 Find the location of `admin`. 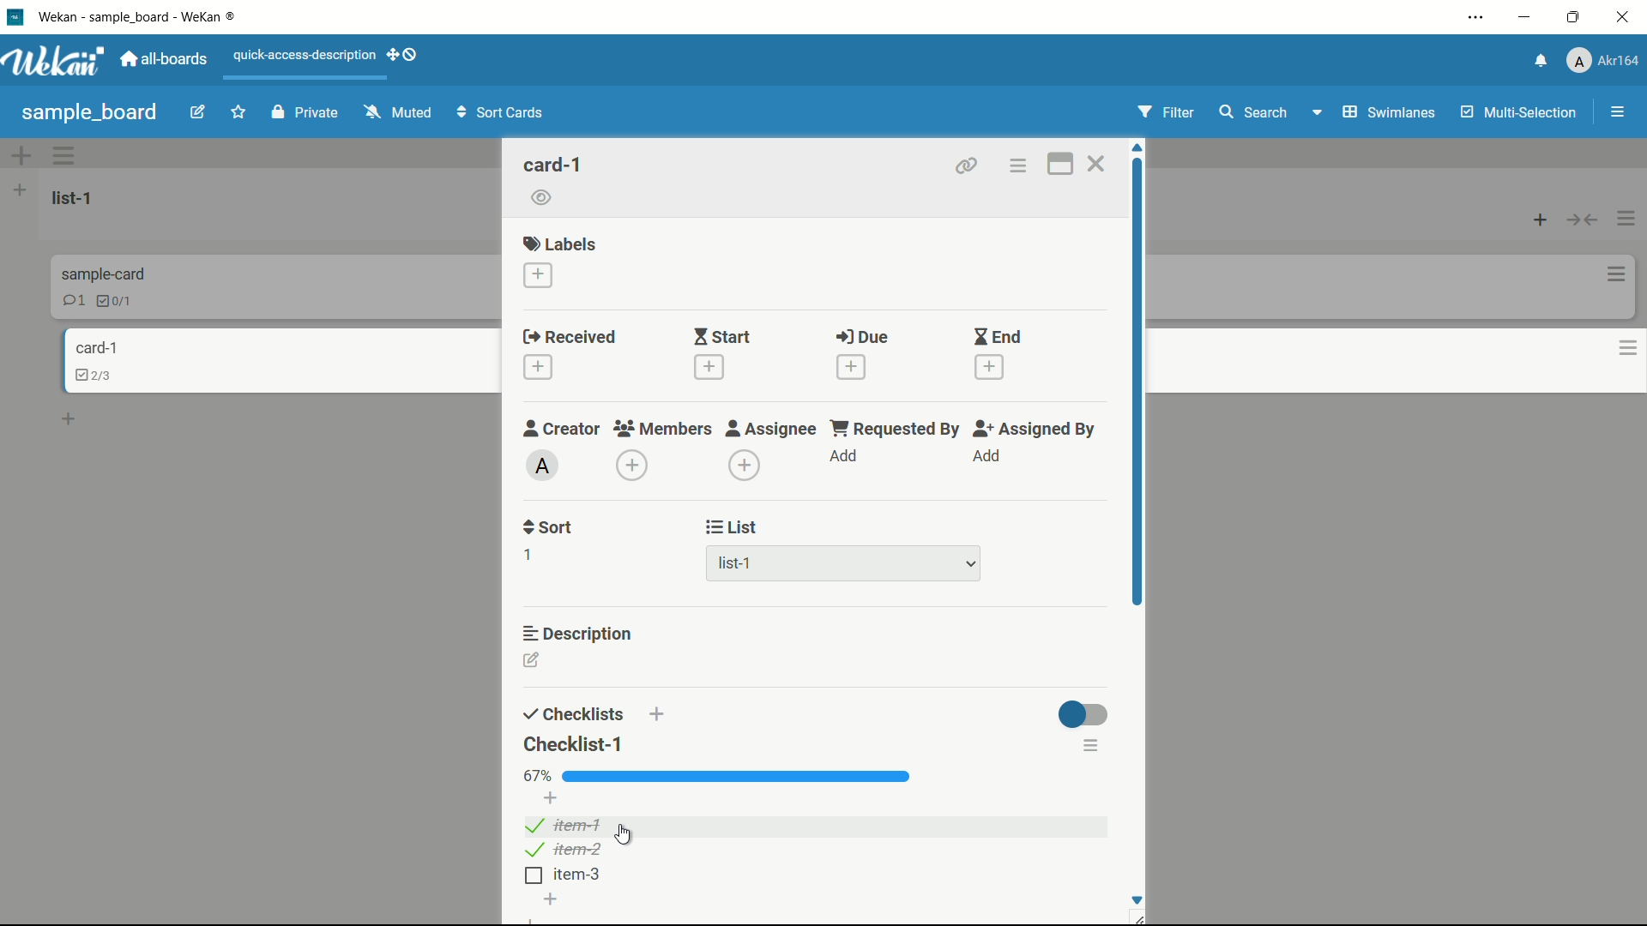

admin is located at coordinates (544, 467).